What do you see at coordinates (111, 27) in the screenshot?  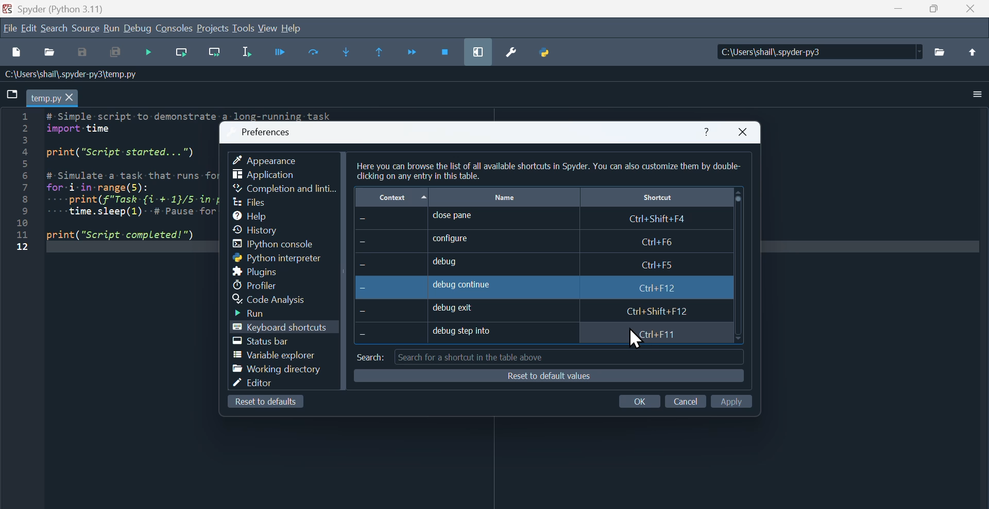 I see `run` at bounding box center [111, 27].